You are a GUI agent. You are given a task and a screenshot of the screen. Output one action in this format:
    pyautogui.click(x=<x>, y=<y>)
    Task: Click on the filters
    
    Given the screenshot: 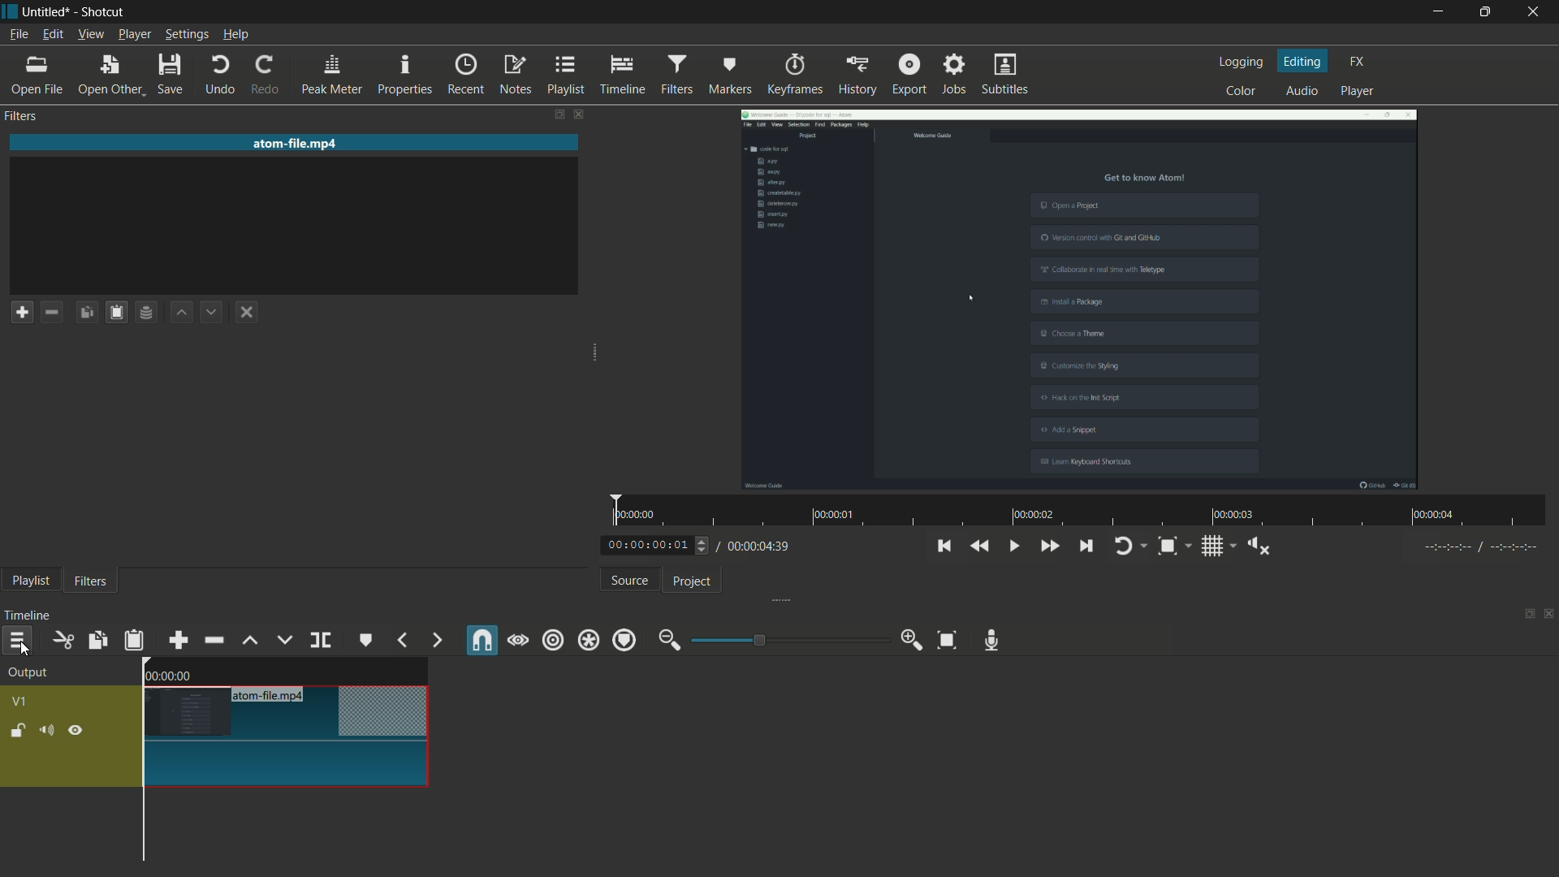 What is the action you would take?
    pyautogui.click(x=91, y=581)
    